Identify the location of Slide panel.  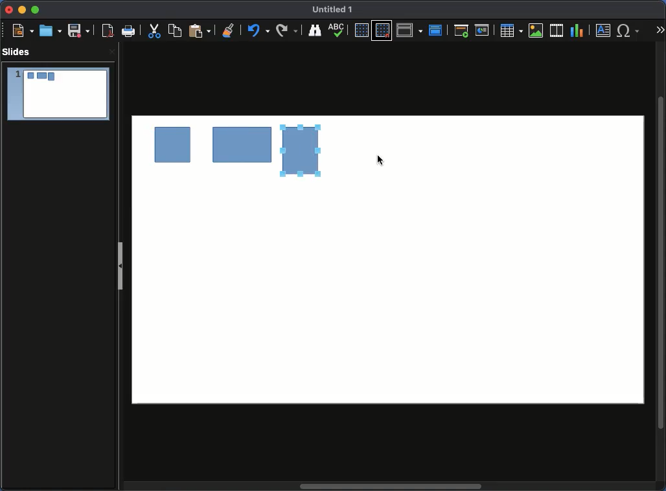
(121, 268).